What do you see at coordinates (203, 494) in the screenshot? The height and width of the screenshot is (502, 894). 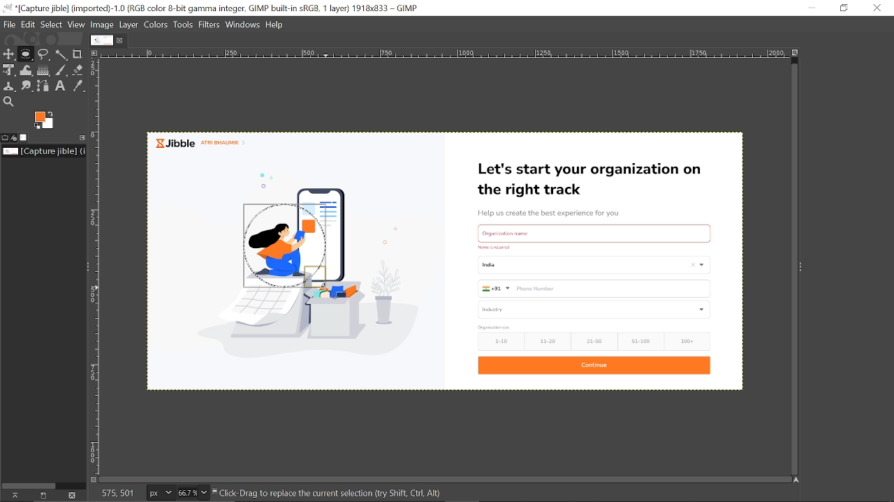 I see `Zoom options` at bounding box center [203, 494].